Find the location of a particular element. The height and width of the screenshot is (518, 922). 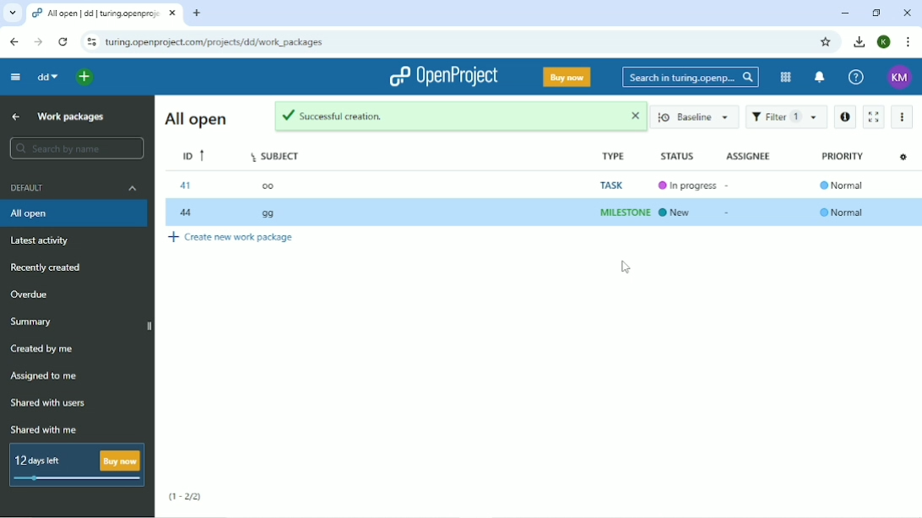

Latest activity is located at coordinates (45, 241).